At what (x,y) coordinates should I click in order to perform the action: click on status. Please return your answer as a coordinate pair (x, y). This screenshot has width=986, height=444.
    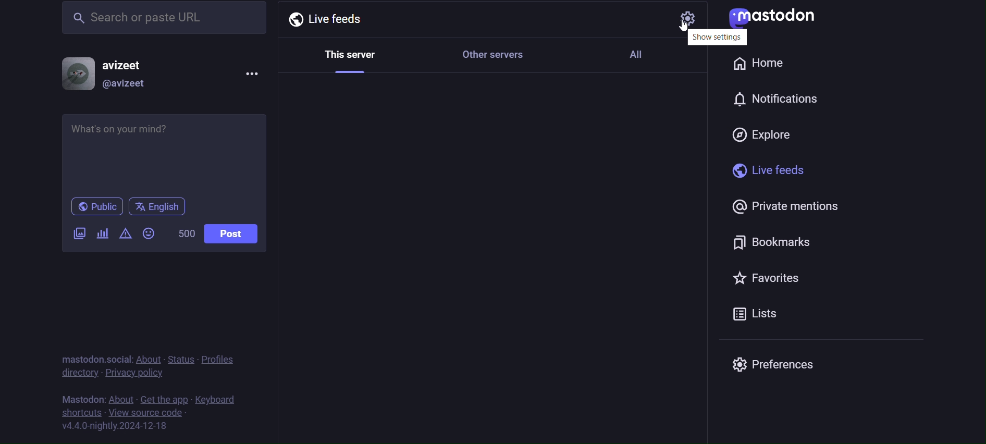
    Looking at the image, I should click on (178, 354).